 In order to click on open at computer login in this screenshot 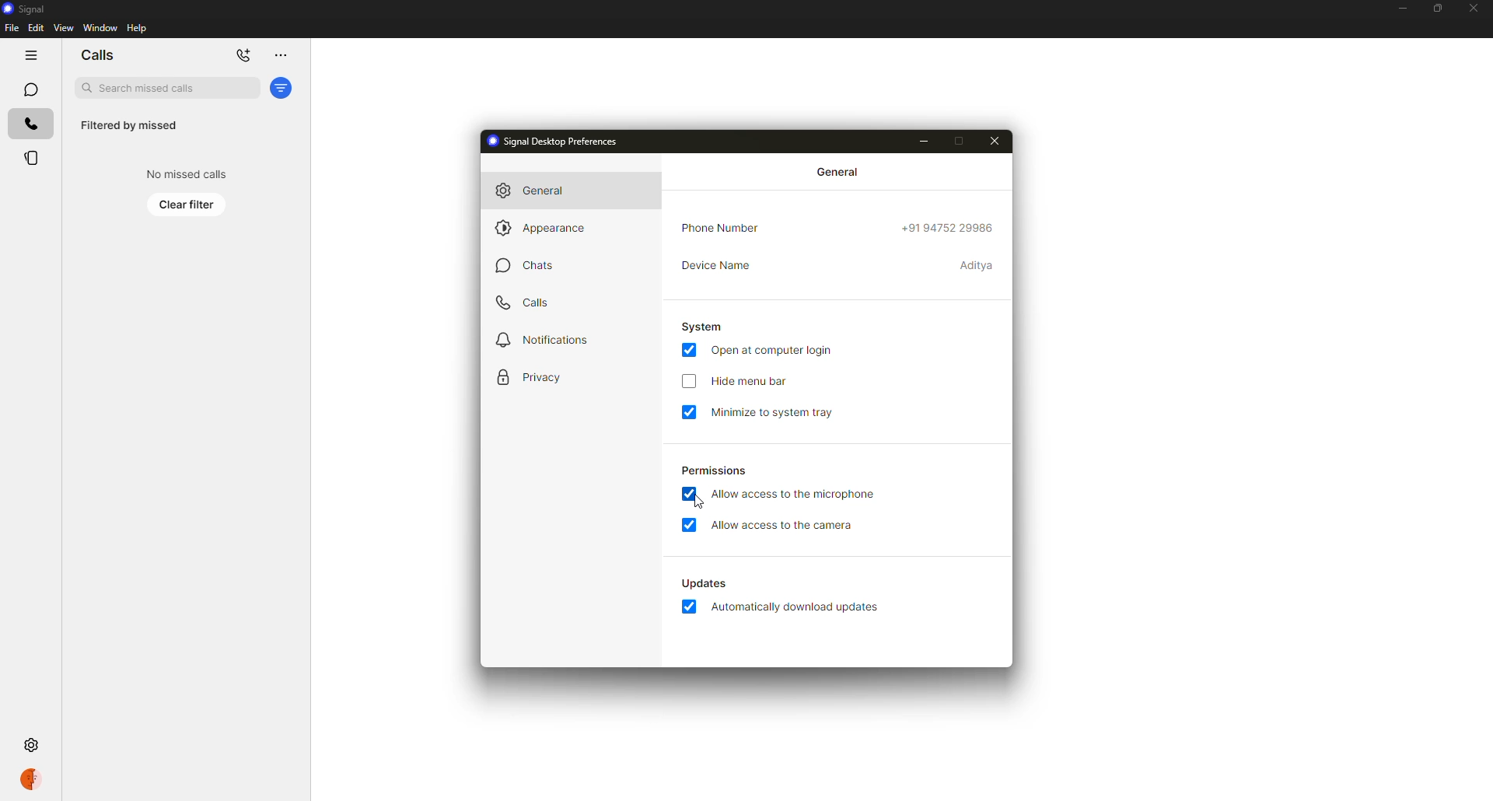, I will do `click(774, 351)`.